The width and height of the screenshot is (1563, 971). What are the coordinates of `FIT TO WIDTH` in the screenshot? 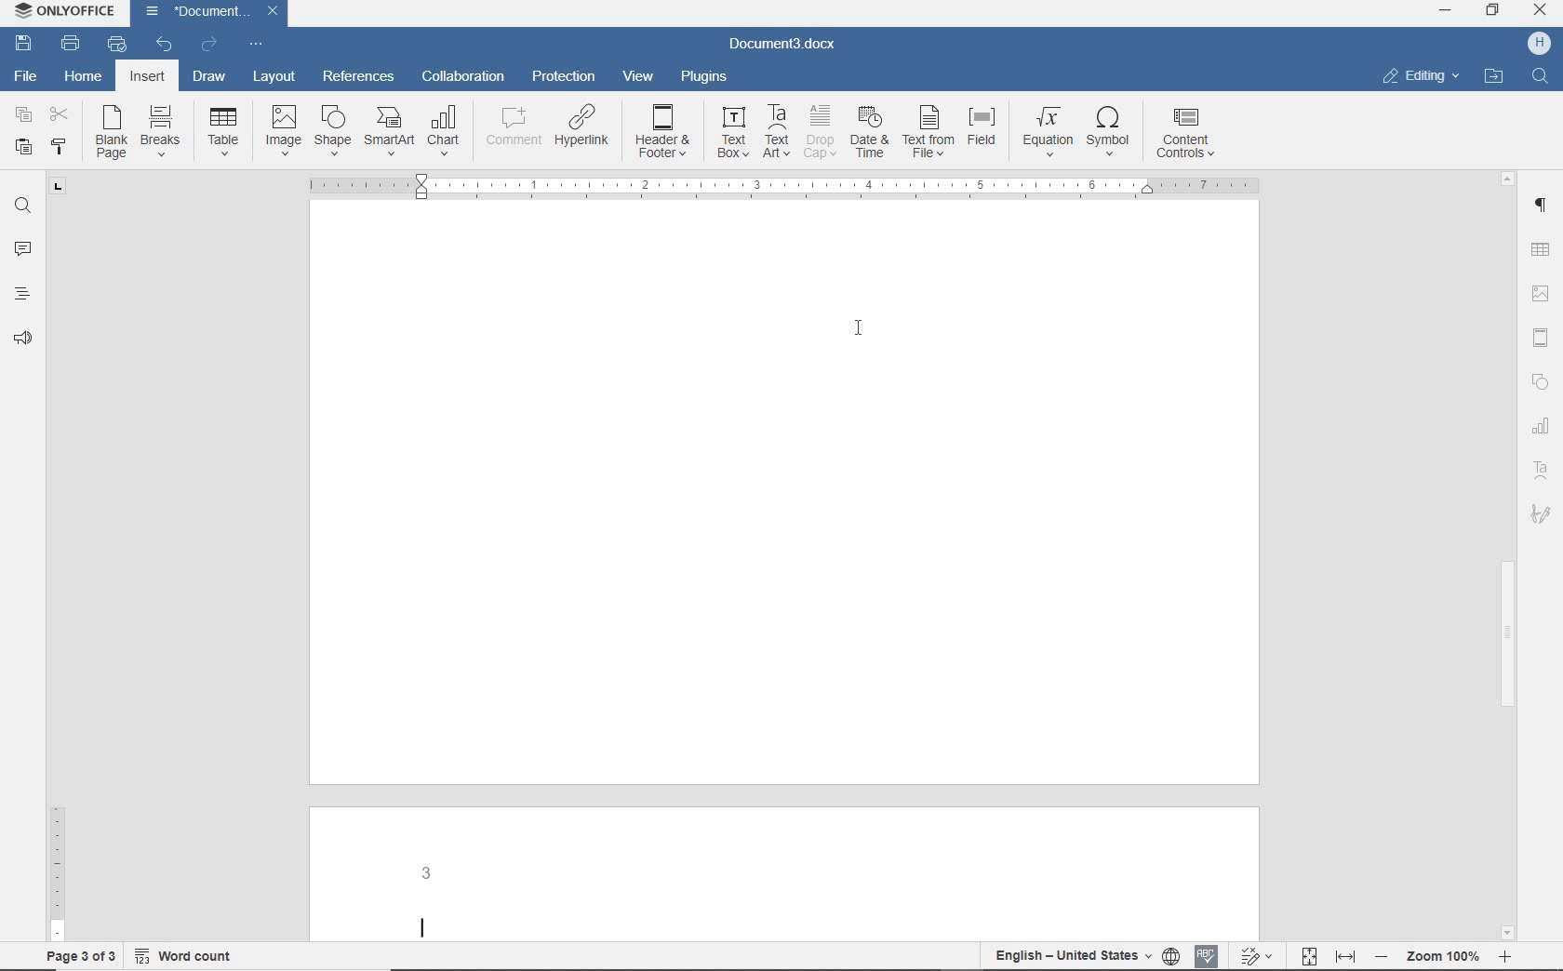 It's located at (1344, 956).